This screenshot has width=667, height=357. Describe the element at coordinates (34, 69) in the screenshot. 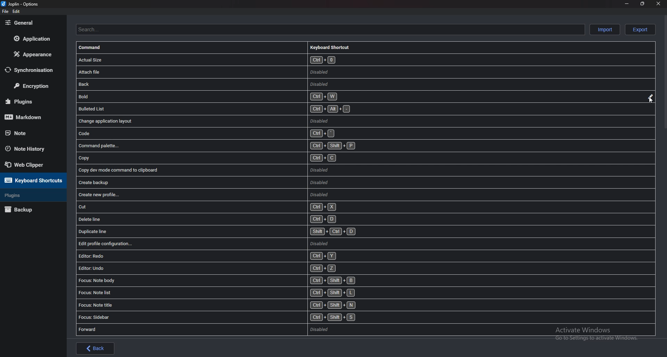

I see `Synchronization` at that location.